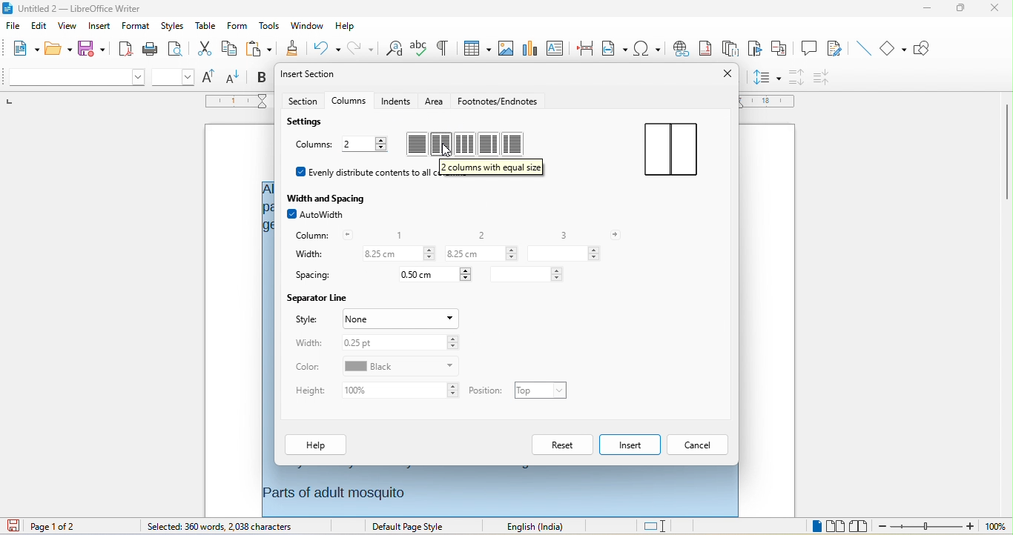 The width and height of the screenshot is (1013, 535). What do you see at coordinates (307, 25) in the screenshot?
I see `window` at bounding box center [307, 25].